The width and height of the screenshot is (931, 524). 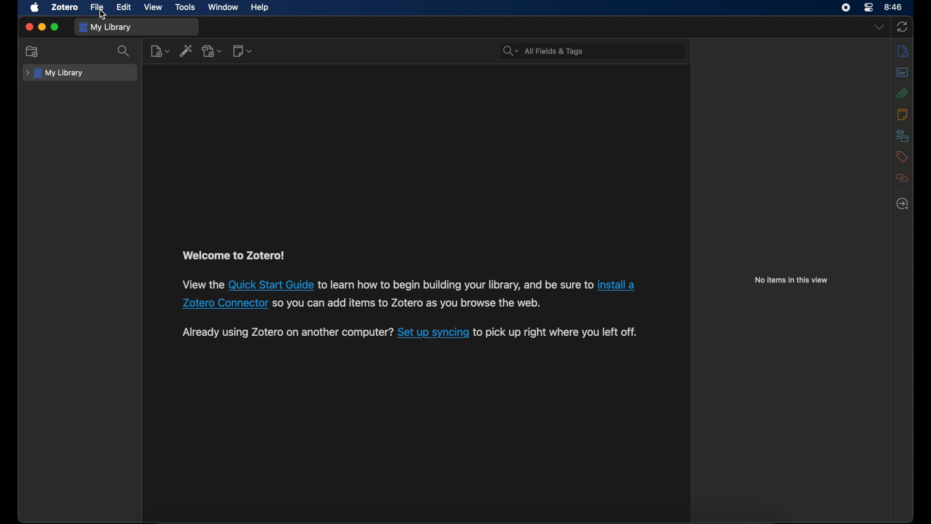 What do you see at coordinates (904, 51) in the screenshot?
I see `info` at bounding box center [904, 51].